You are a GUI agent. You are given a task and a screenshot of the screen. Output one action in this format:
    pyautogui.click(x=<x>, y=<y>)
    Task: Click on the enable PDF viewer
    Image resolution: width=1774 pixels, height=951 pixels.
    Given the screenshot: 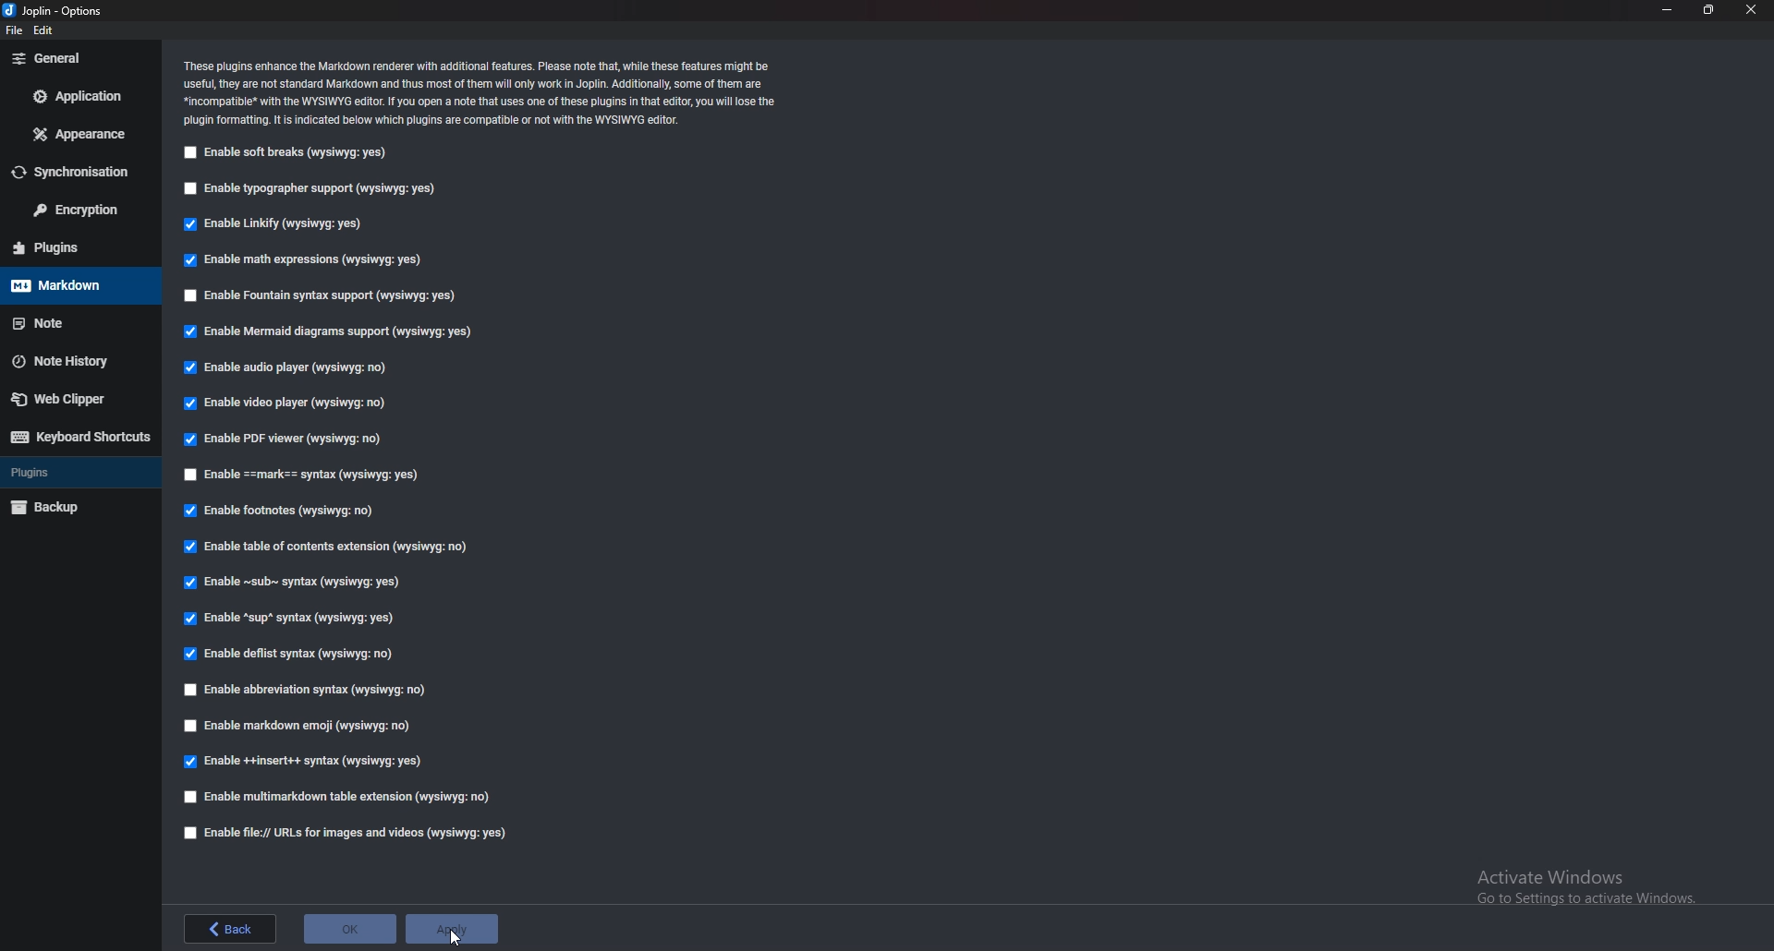 What is the action you would take?
    pyautogui.click(x=287, y=440)
    